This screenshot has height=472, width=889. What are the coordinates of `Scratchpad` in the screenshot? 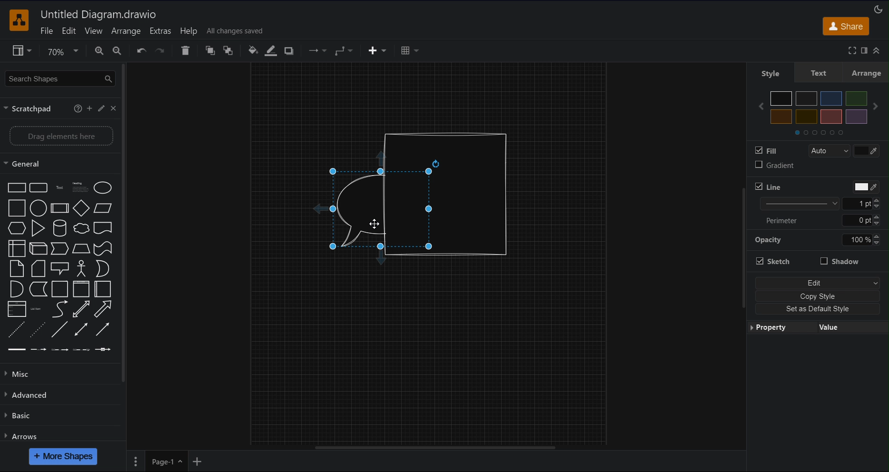 It's located at (36, 108).